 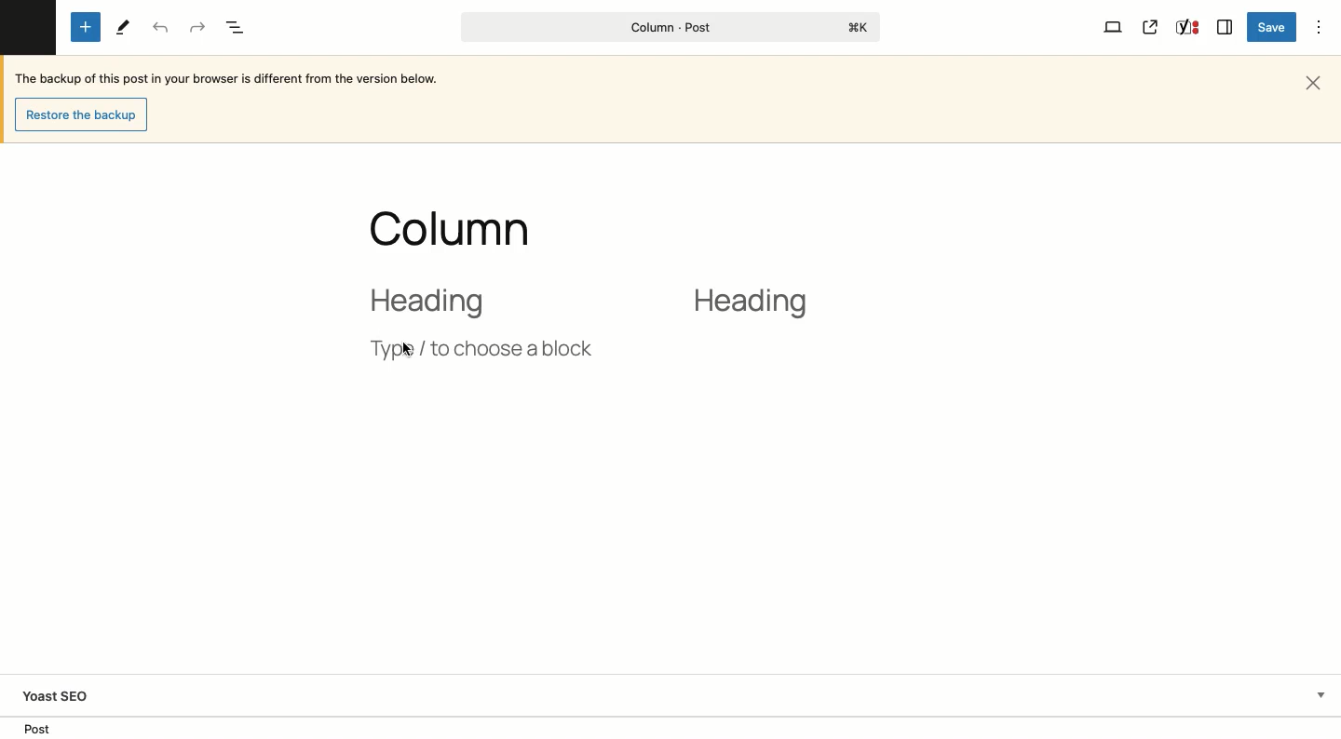 What do you see at coordinates (408, 351) in the screenshot?
I see `cursor` at bounding box center [408, 351].